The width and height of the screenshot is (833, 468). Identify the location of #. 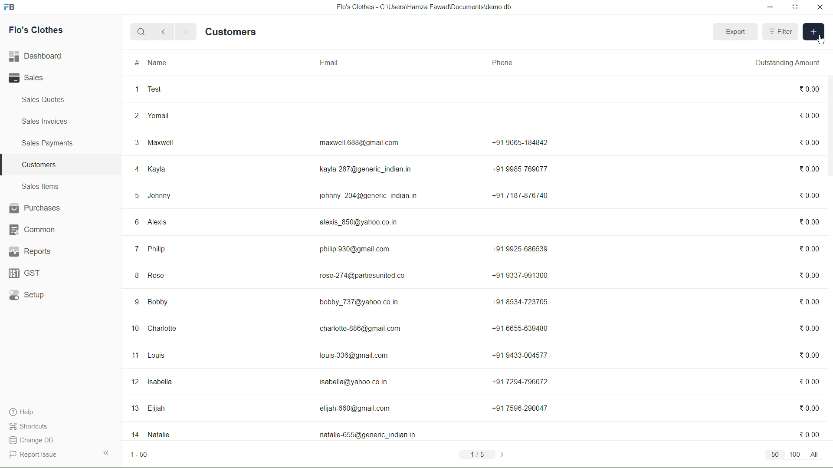
(133, 63).